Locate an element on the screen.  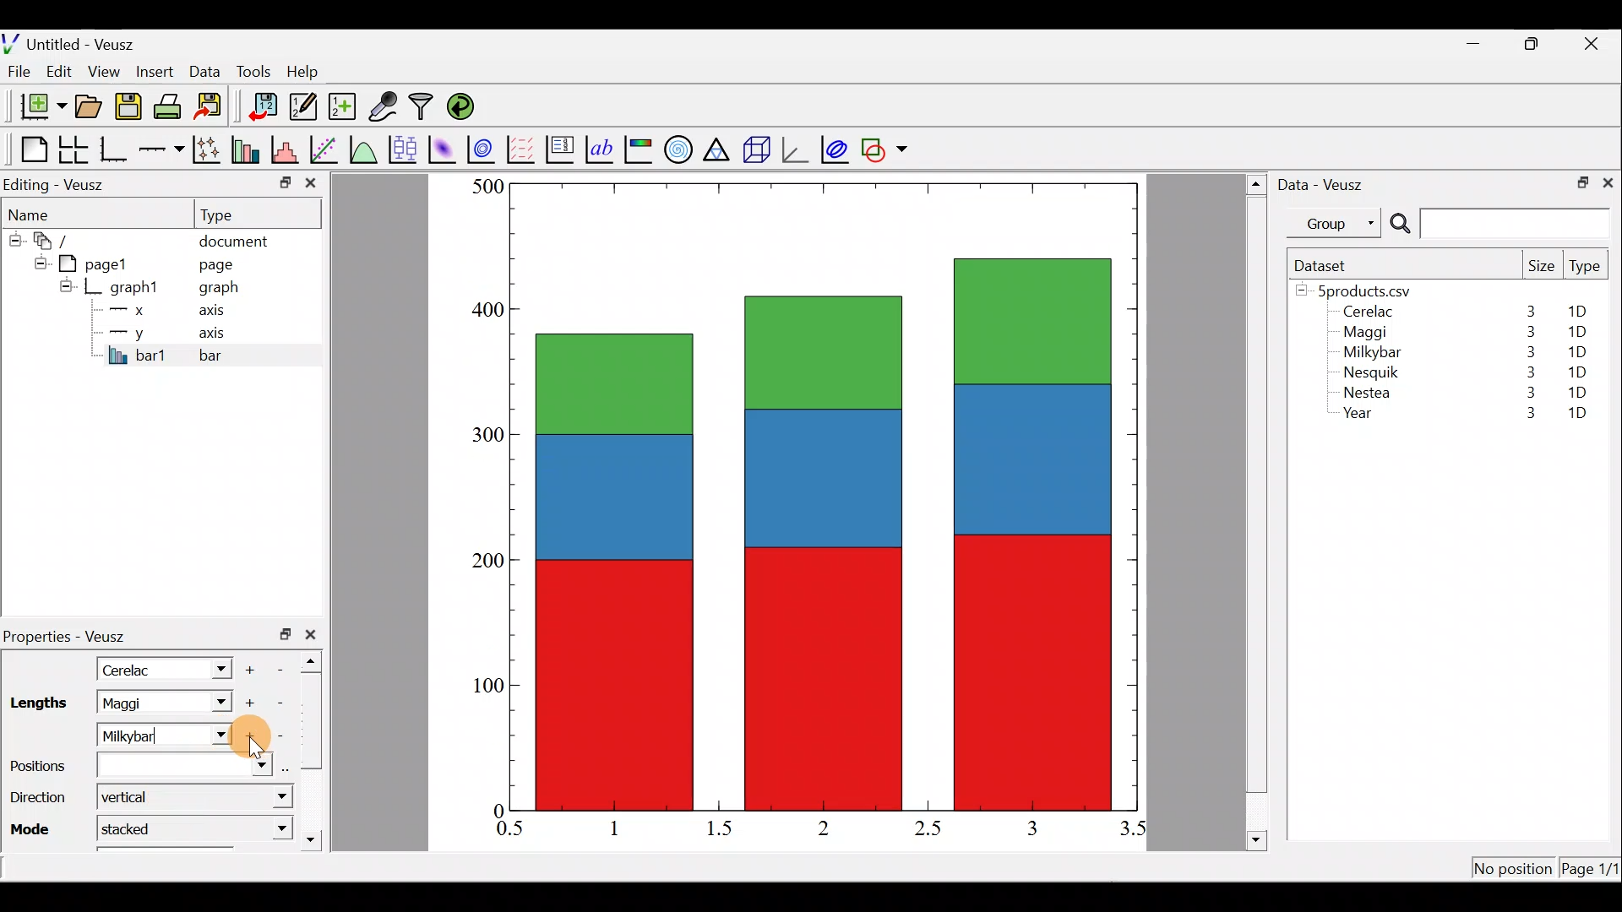
Ternary graph is located at coordinates (718, 147).